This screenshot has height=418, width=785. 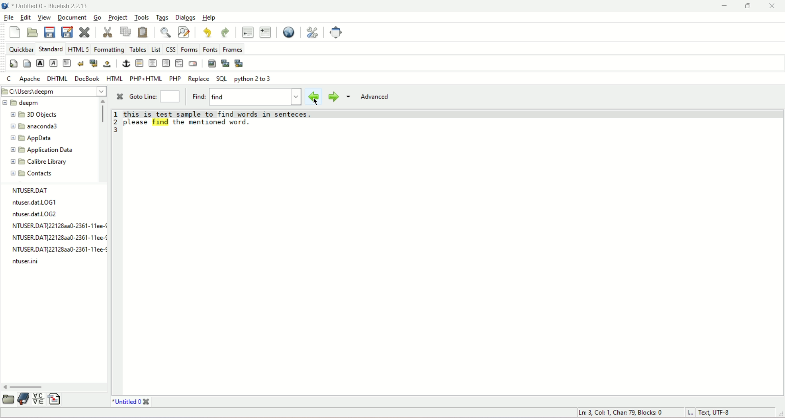 I want to click on right justify, so click(x=166, y=63).